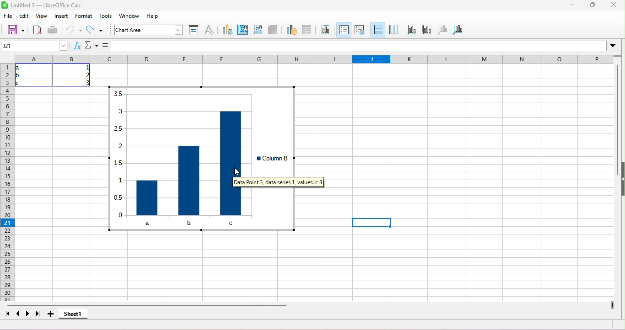  I want to click on export directly as pdf, so click(38, 31).